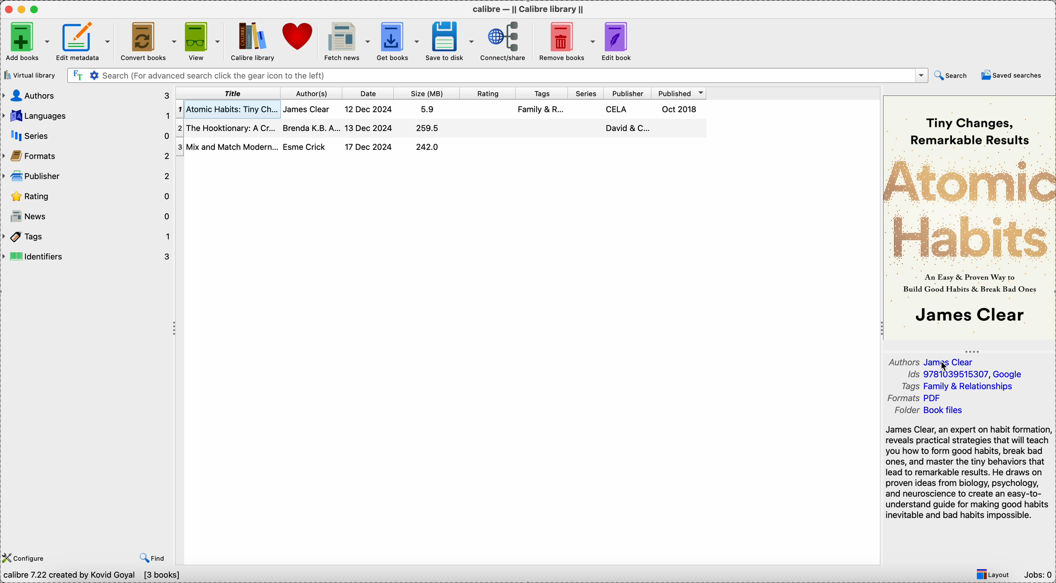 This screenshot has width=1056, height=583. What do you see at coordinates (488, 92) in the screenshot?
I see `rating` at bounding box center [488, 92].